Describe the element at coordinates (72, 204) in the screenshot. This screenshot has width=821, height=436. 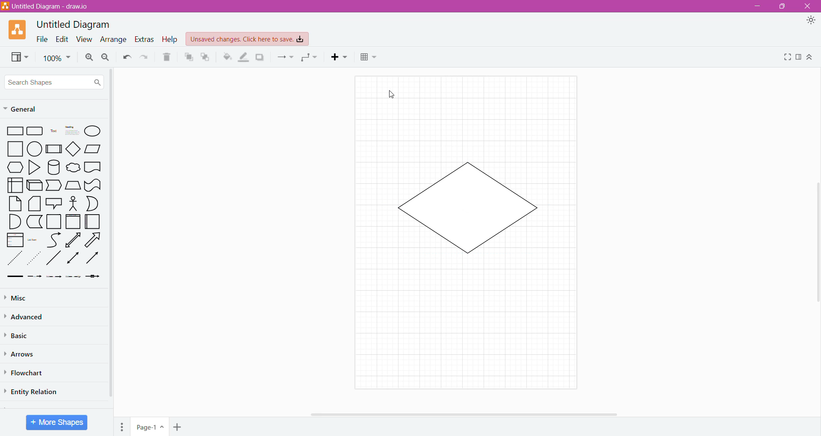
I see `Actor` at that location.